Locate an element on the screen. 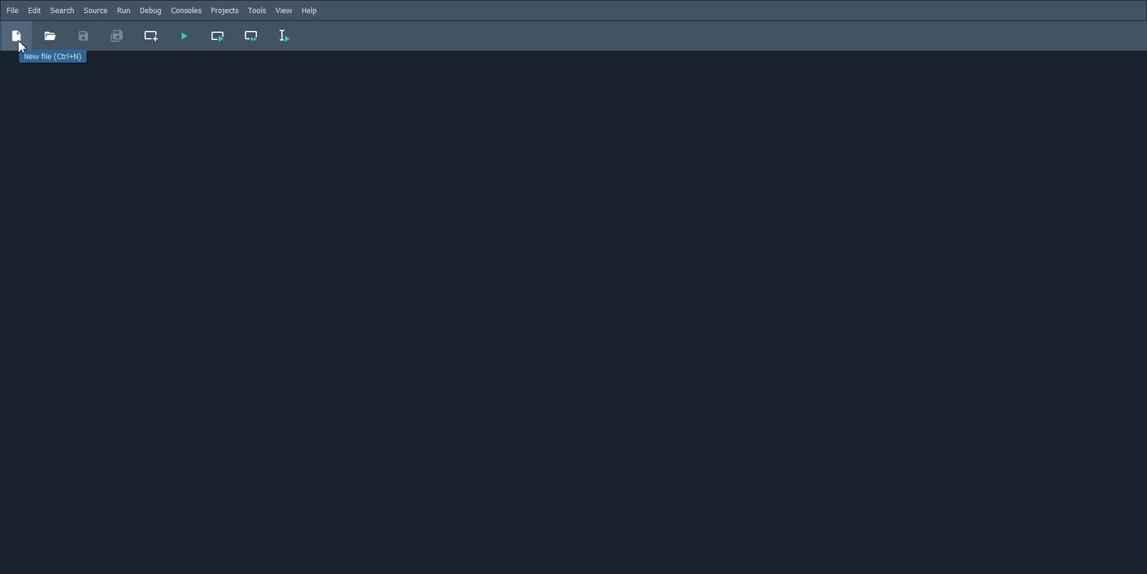 The image size is (1147, 574). Run Current cell and go to next cell is located at coordinates (252, 36).